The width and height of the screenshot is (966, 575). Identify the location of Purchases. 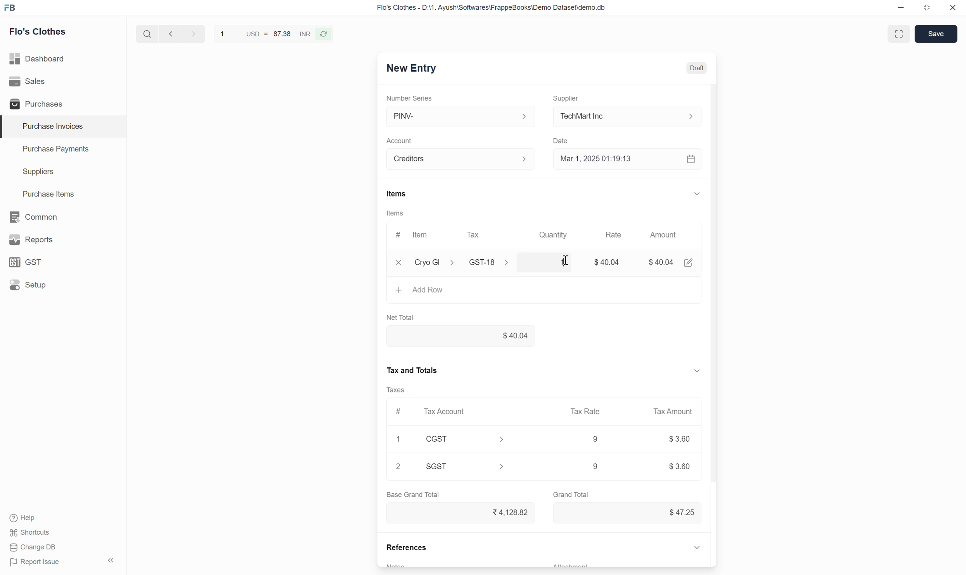
(35, 104).